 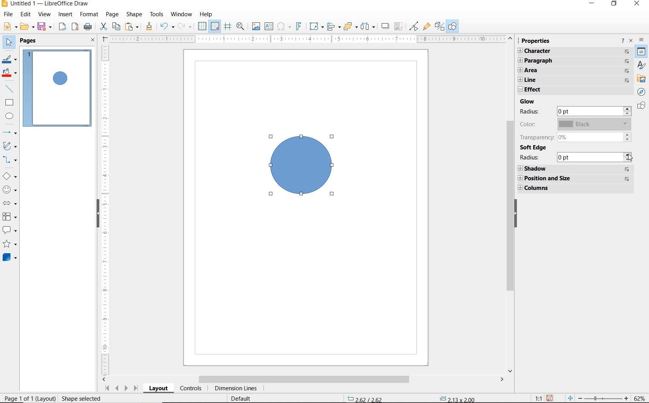 I want to click on increase/decrease arrows, so click(x=629, y=156).